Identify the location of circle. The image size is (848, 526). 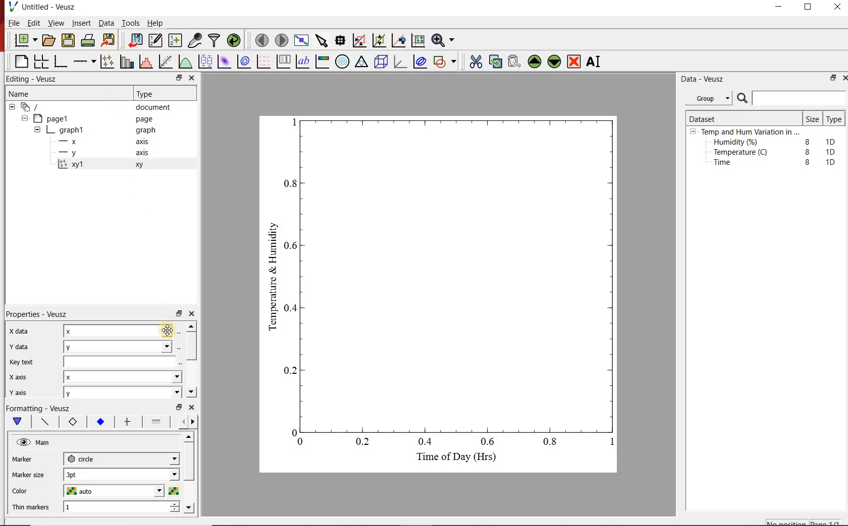
(82, 458).